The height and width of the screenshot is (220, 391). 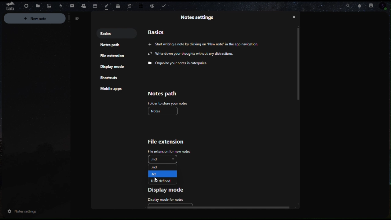 I want to click on write down your thoughts, so click(x=192, y=54).